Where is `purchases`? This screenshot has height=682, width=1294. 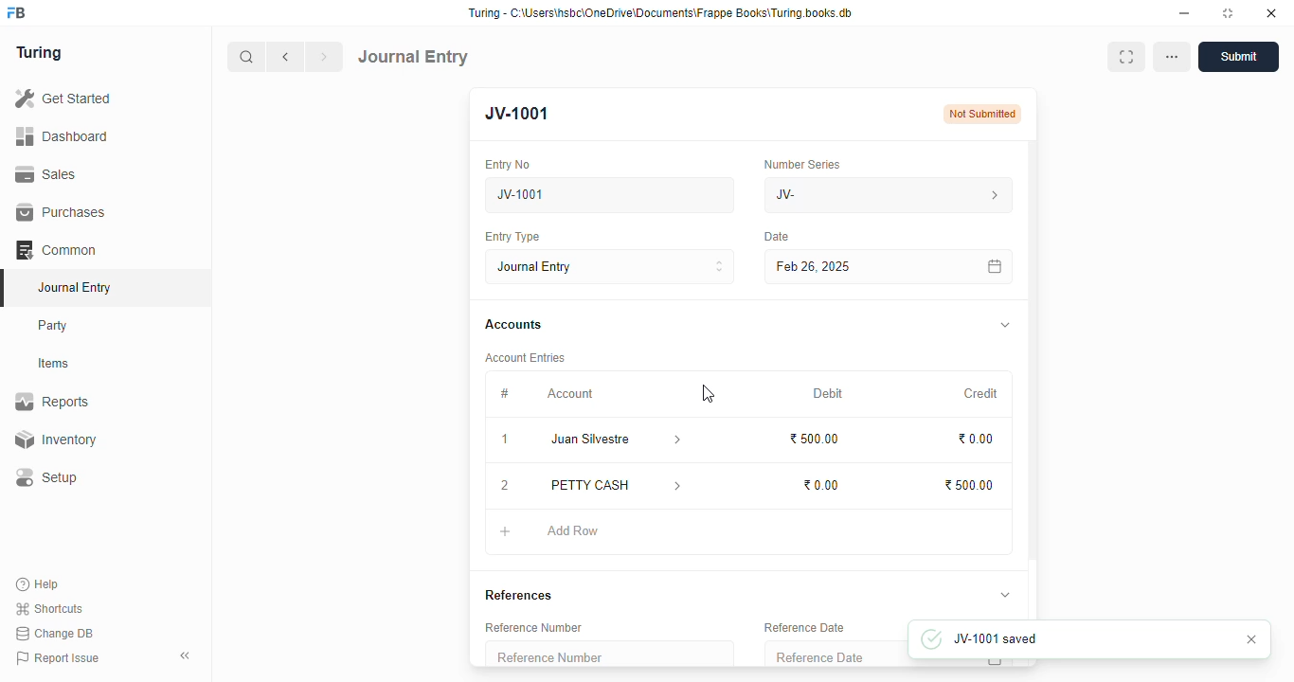 purchases is located at coordinates (61, 212).